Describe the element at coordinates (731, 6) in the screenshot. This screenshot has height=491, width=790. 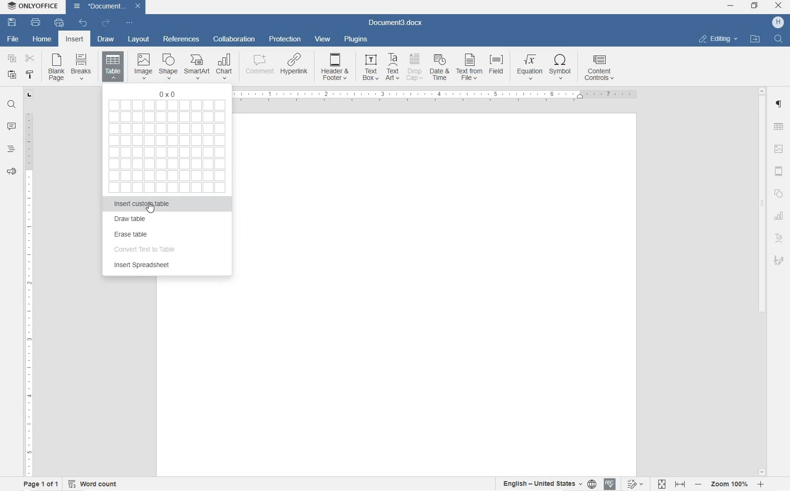
I see `MINIMIZE` at that location.